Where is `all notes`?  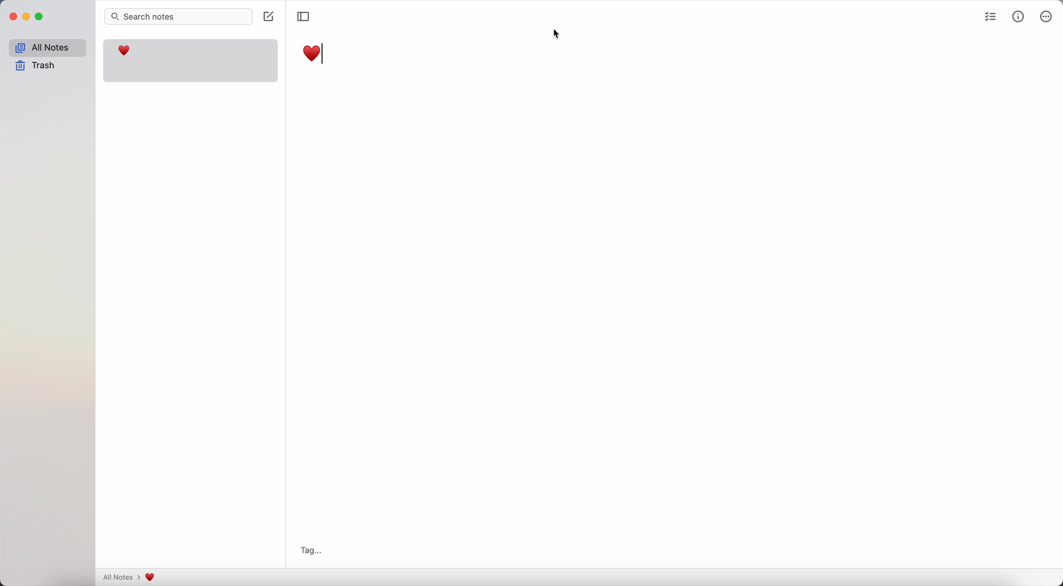 all notes is located at coordinates (46, 47).